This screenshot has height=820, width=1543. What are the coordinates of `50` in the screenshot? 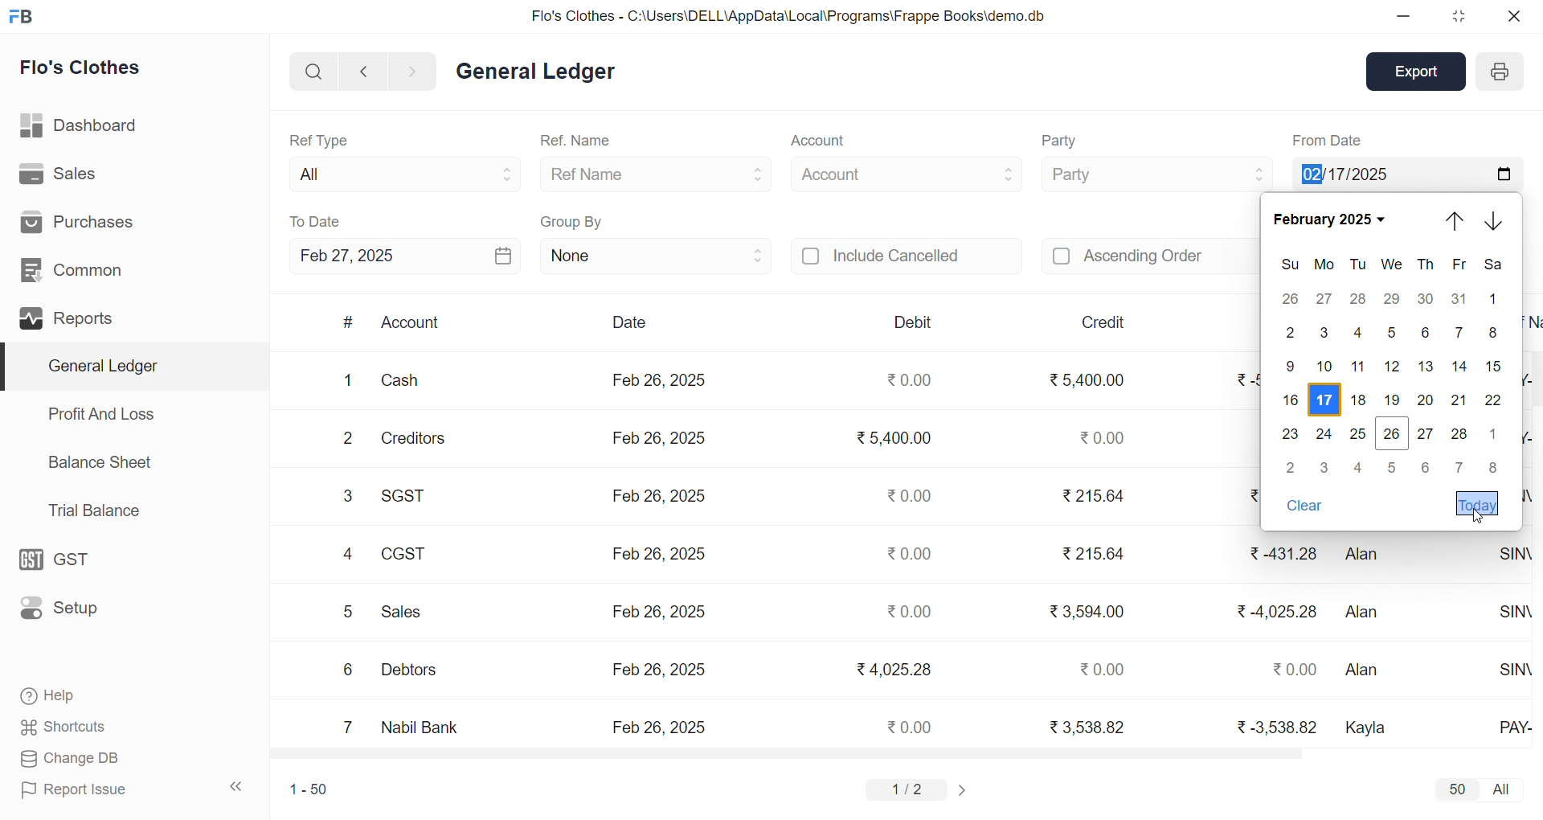 It's located at (1456, 789).